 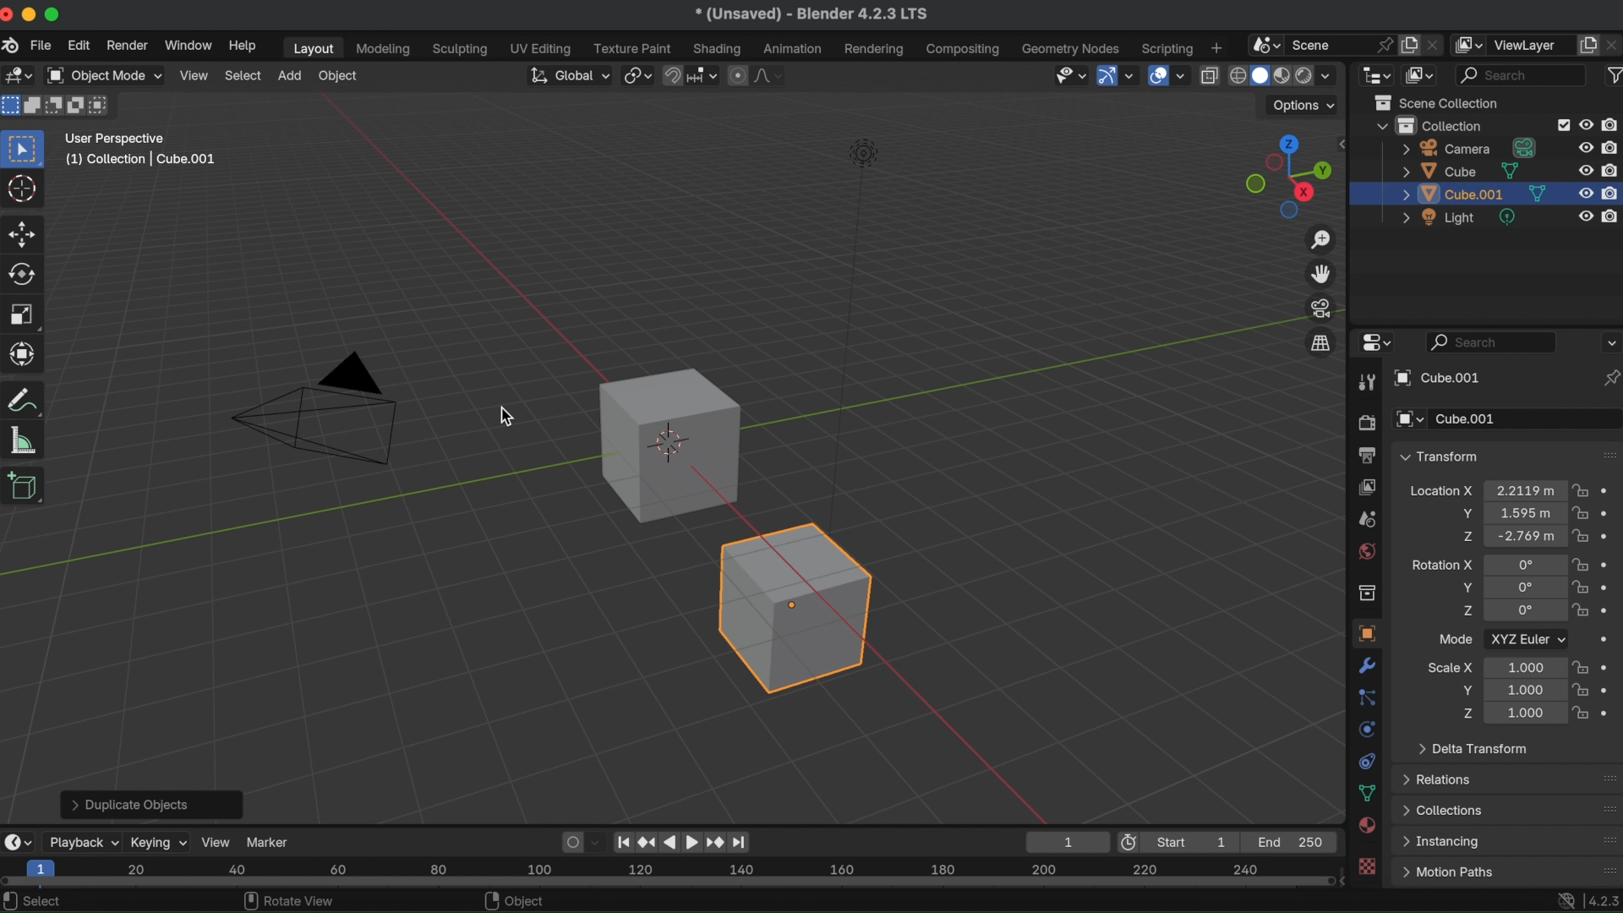 What do you see at coordinates (24, 190) in the screenshot?
I see `cursor` at bounding box center [24, 190].